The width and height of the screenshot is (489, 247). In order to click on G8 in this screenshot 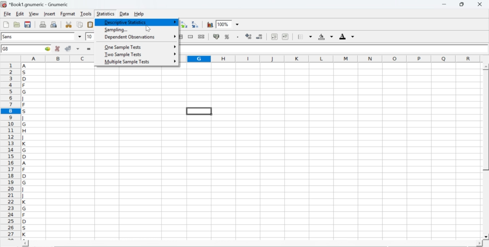, I will do `click(6, 49)`.